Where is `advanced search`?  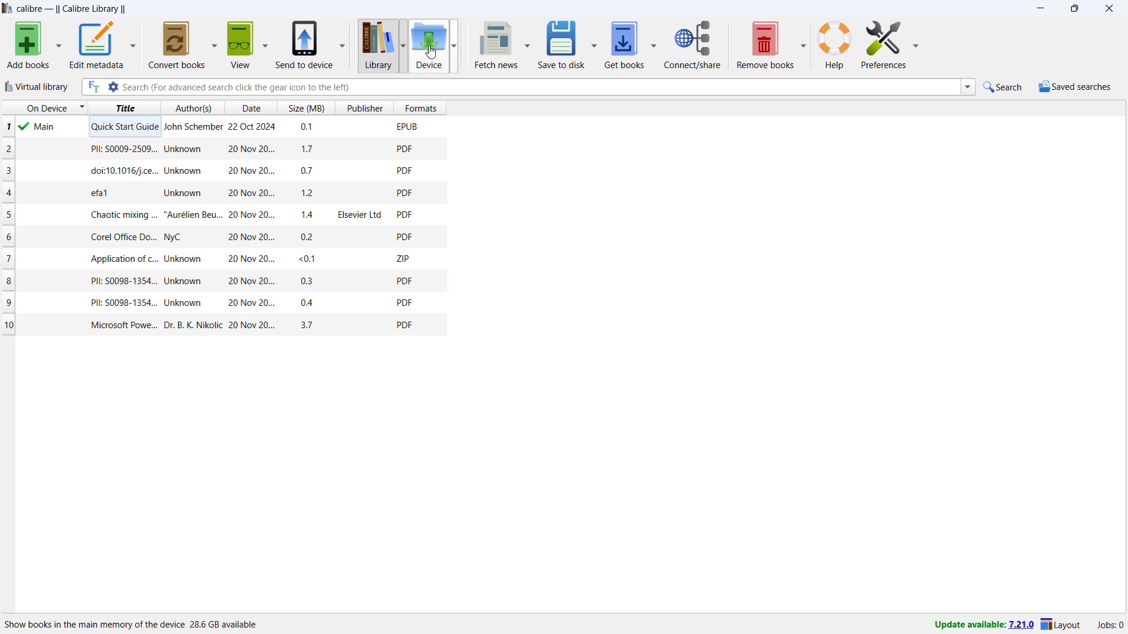
advanced search is located at coordinates (113, 87).